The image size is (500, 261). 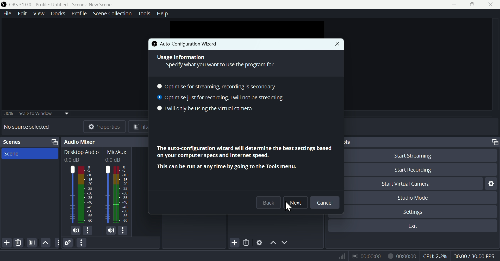 What do you see at coordinates (220, 87) in the screenshot?
I see `© Optimise for streaming, recording is secondary` at bounding box center [220, 87].